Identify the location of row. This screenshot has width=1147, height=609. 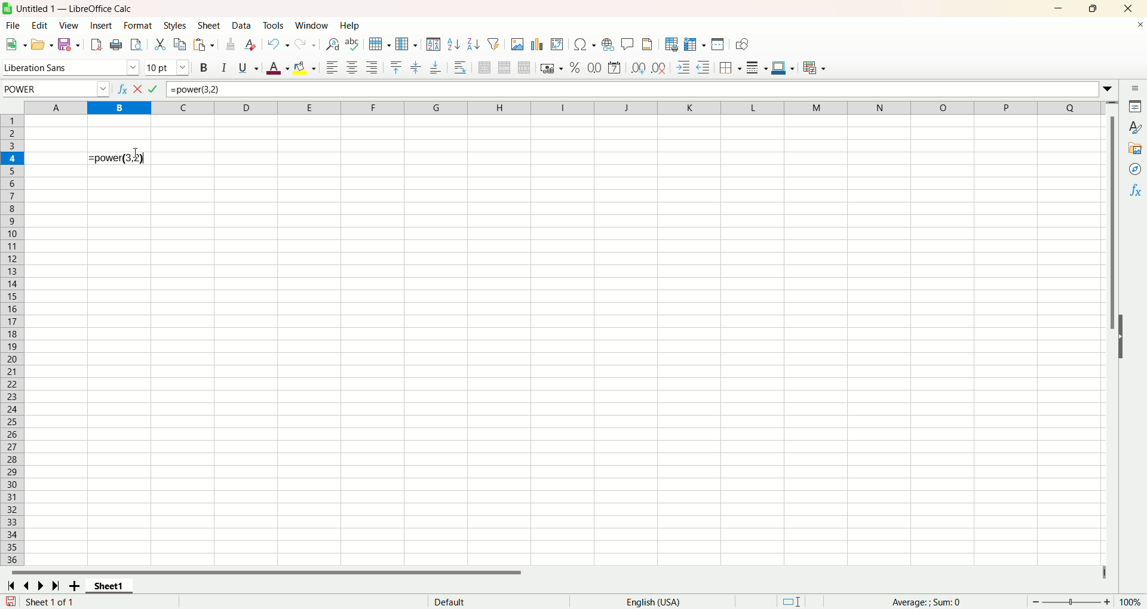
(378, 44).